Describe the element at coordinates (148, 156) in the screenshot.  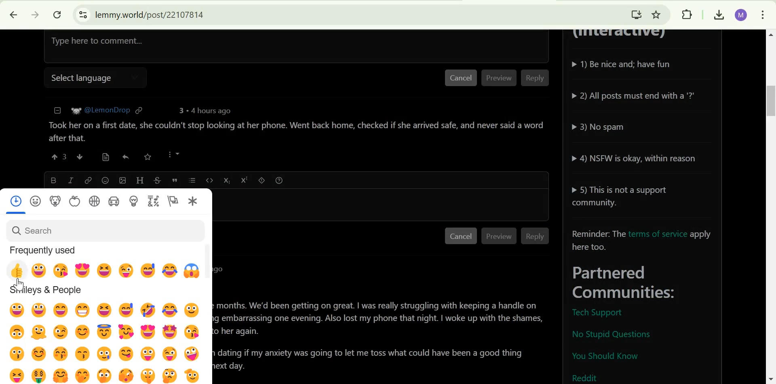
I see `save` at that location.